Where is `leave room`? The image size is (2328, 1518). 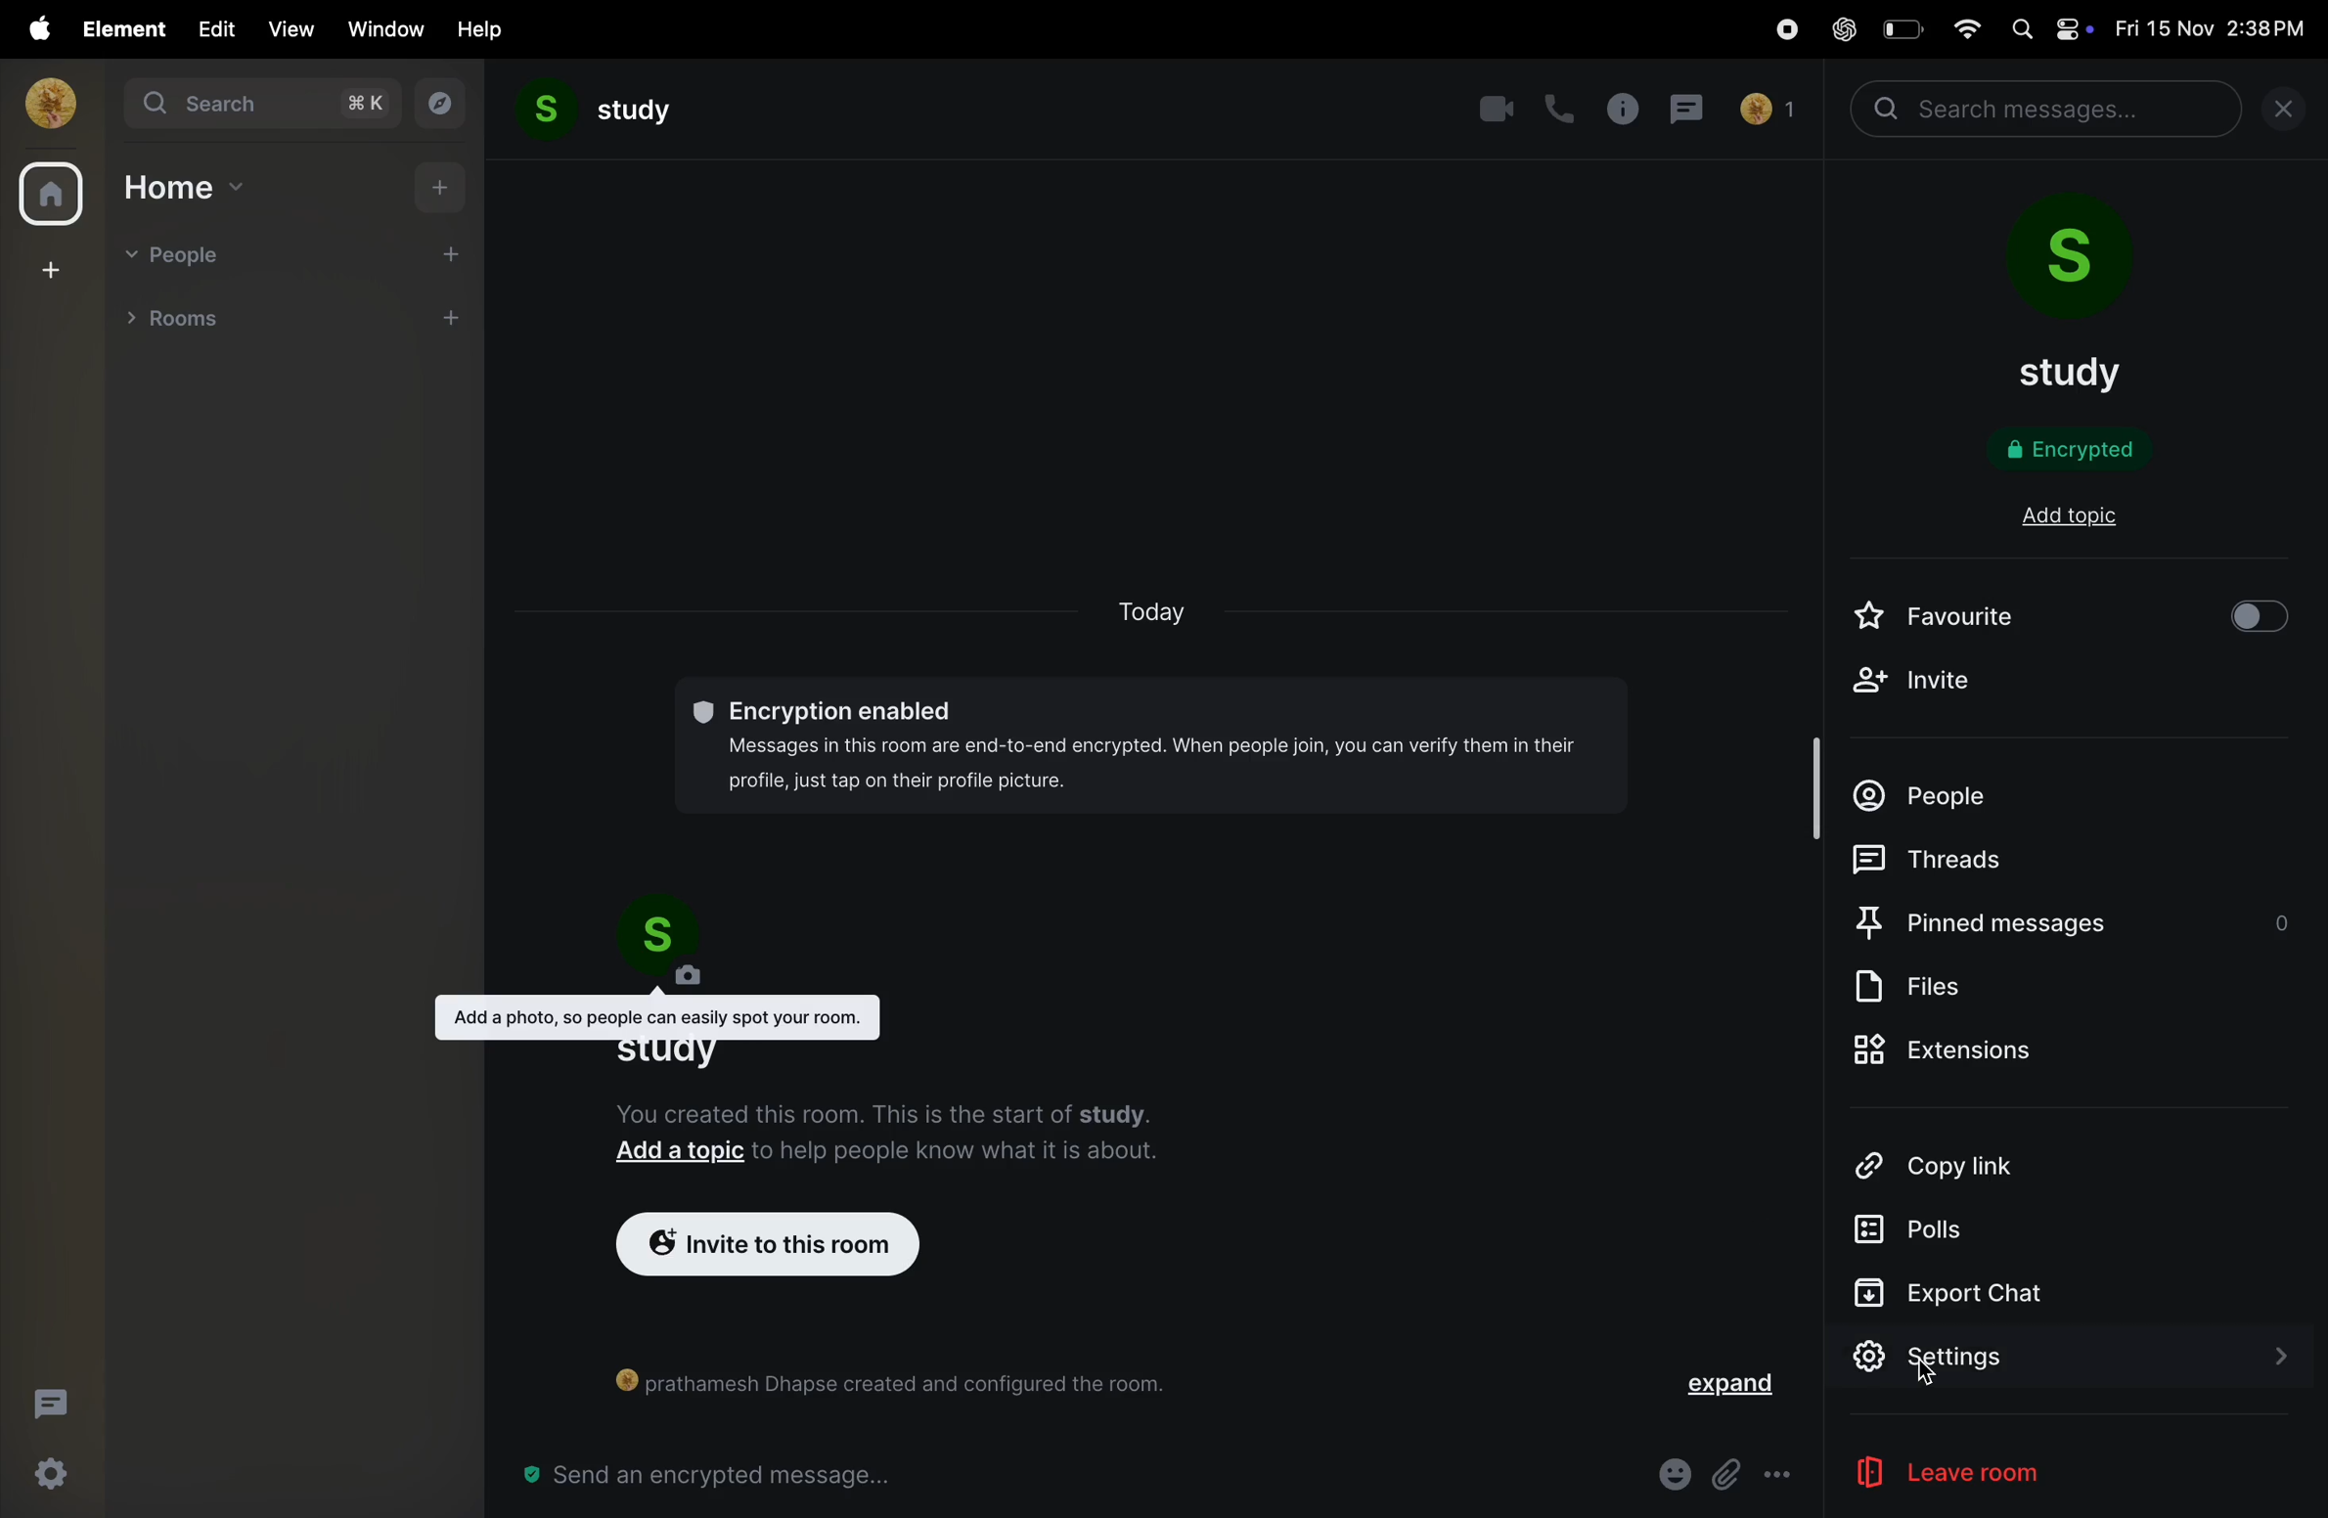
leave room is located at coordinates (1988, 1474).